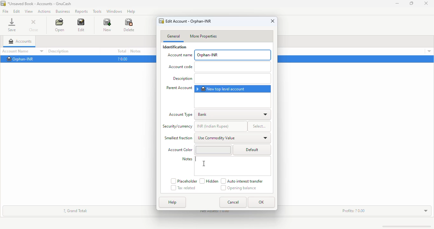 This screenshot has width=434, height=229. What do you see at coordinates (426, 211) in the screenshot?
I see `toggle expand` at bounding box center [426, 211].